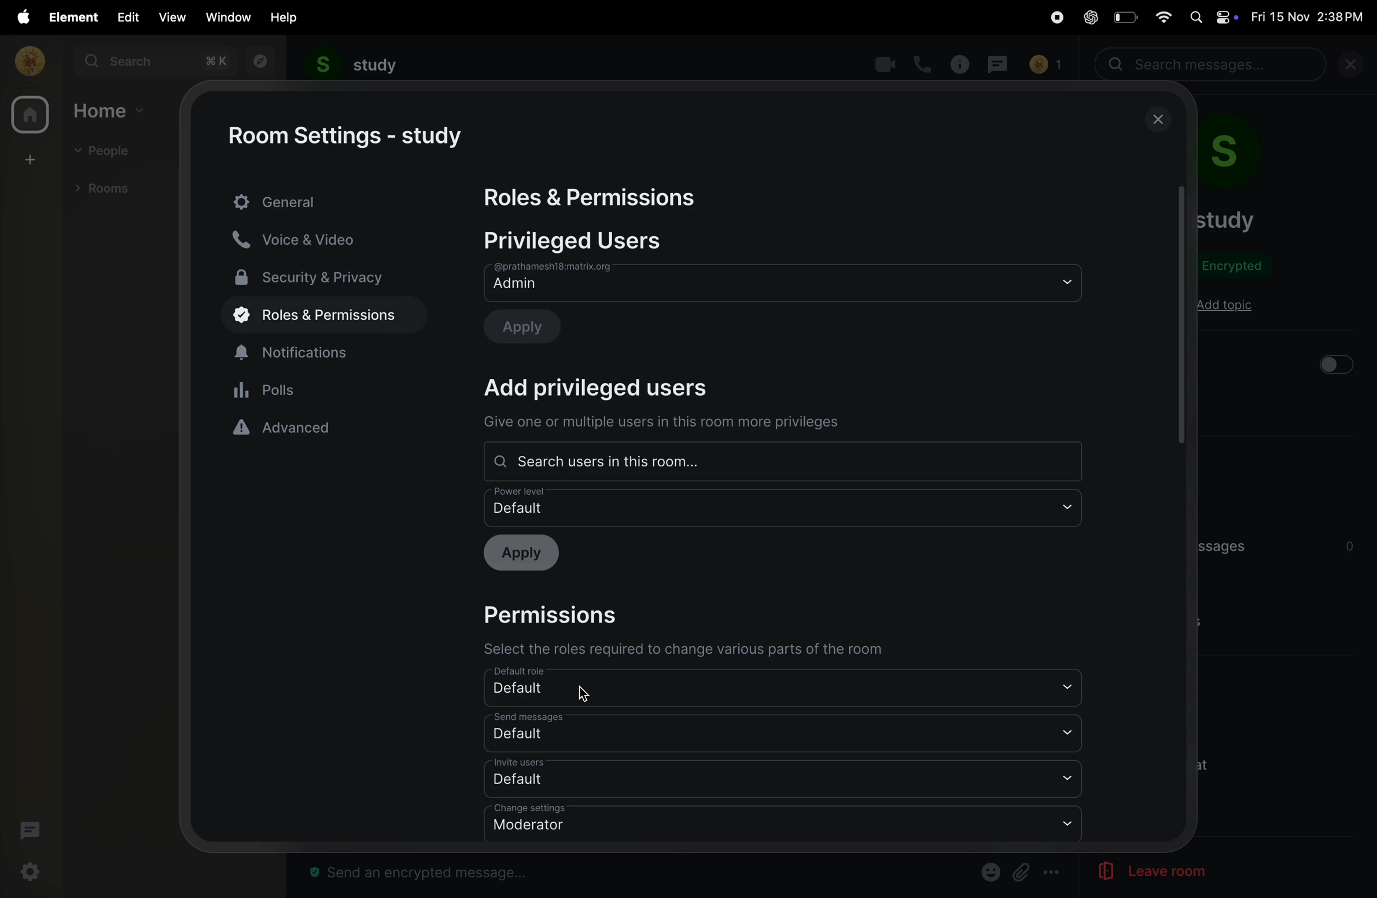 Image resolution: width=1377 pixels, height=898 pixels. Describe the element at coordinates (30, 116) in the screenshot. I see `home ` at that location.